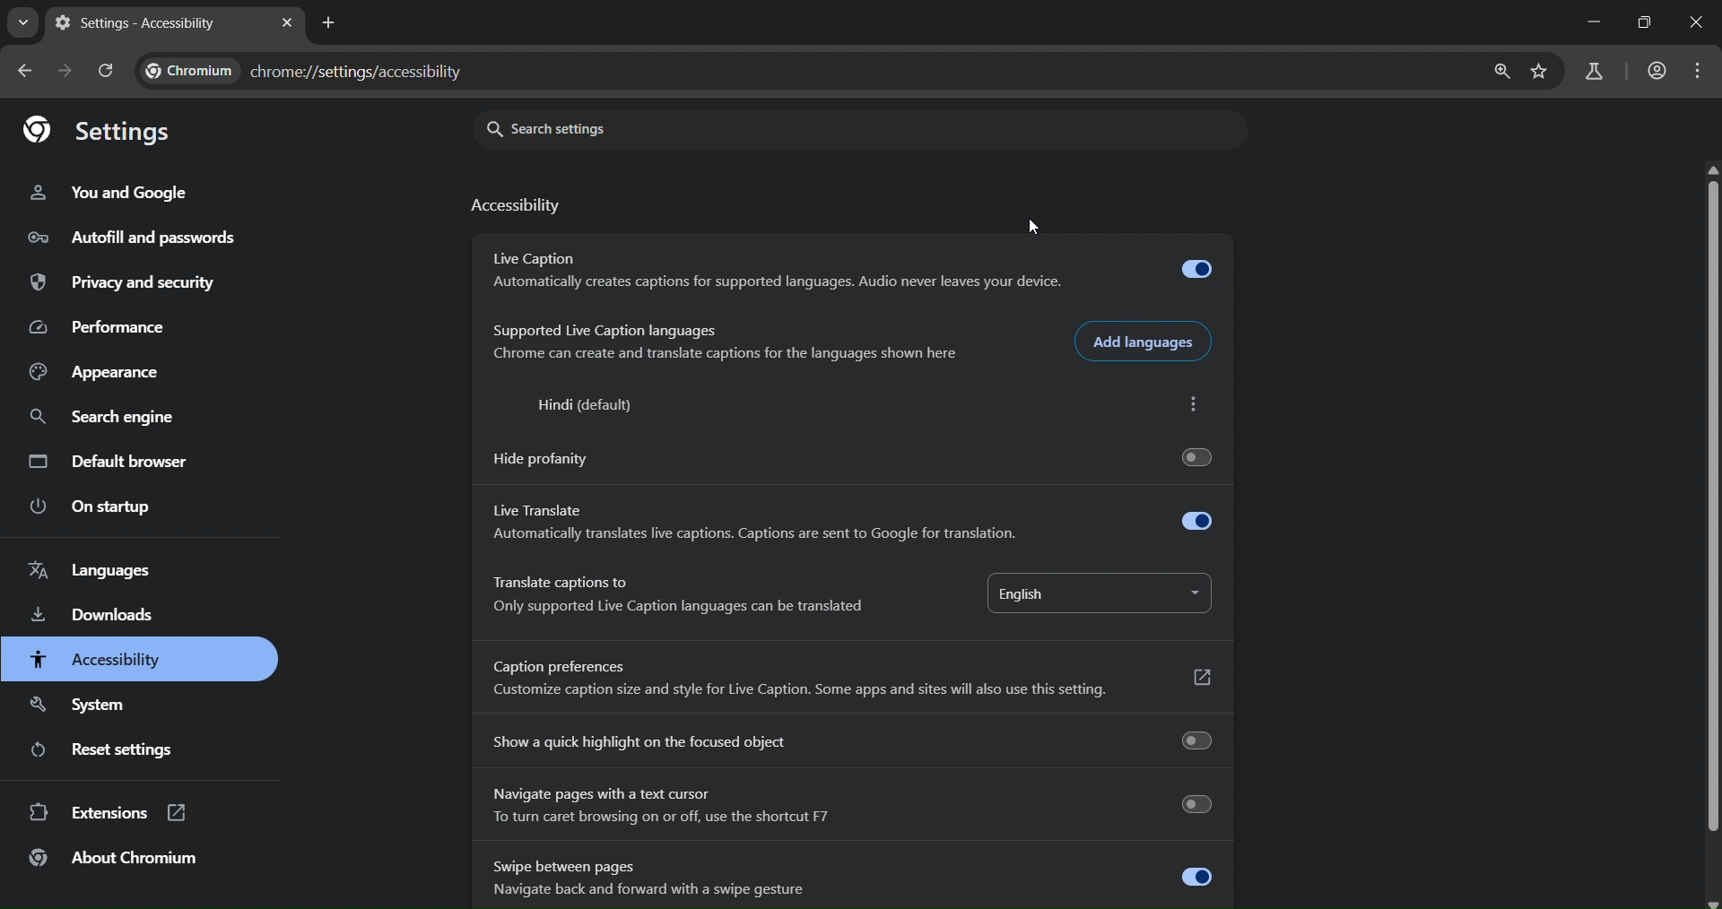 This screenshot has height=909, width=1722. Describe the element at coordinates (1193, 673) in the screenshot. I see `Button` at that location.